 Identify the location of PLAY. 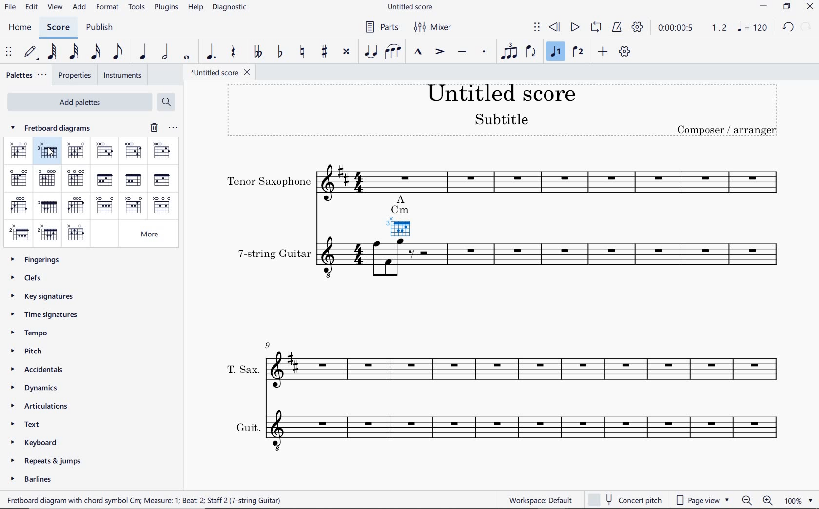
(574, 27).